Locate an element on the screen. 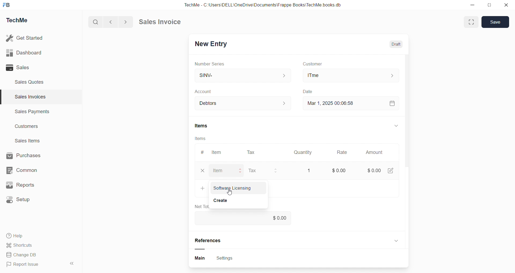 The width and height of the screenshot is (515, 273). ull Dashboard is located at coordinates (27, 53).